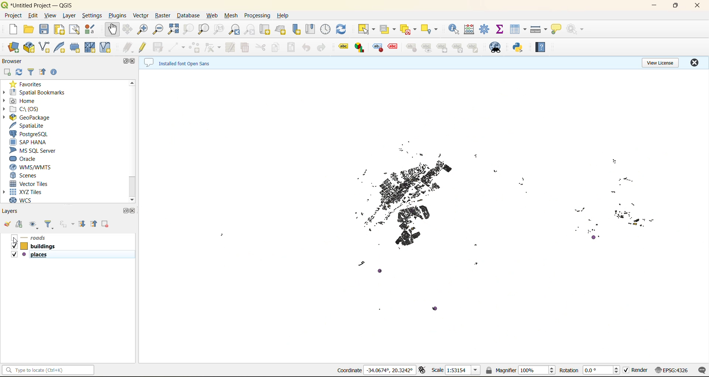 Image resolution: width=709 pixels, height=377 pixels. I want to click on close, so click(132, 62).